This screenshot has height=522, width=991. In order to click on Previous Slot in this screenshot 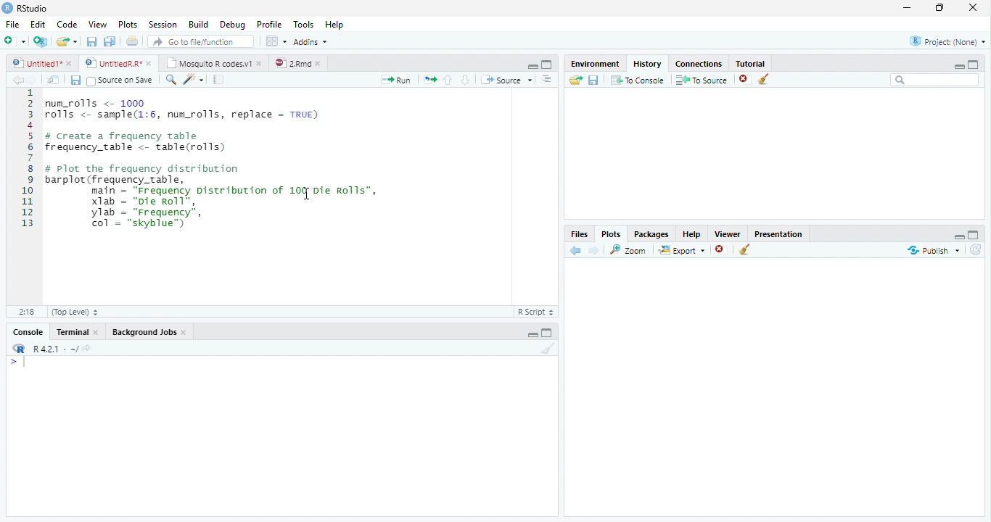, I will do `click(576, 251)`.